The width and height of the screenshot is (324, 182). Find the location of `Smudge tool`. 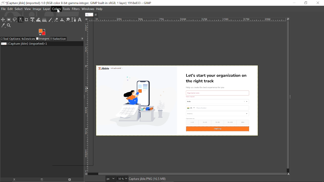

Smudge tool is located at coordinates (68, 20).